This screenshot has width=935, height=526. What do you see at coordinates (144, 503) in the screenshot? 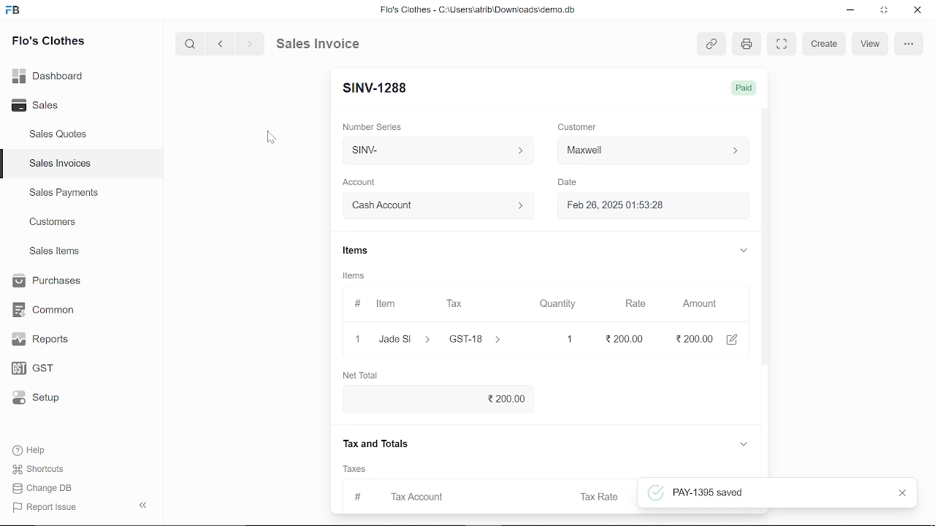
I see `hide` at bounding box center [144, 503].